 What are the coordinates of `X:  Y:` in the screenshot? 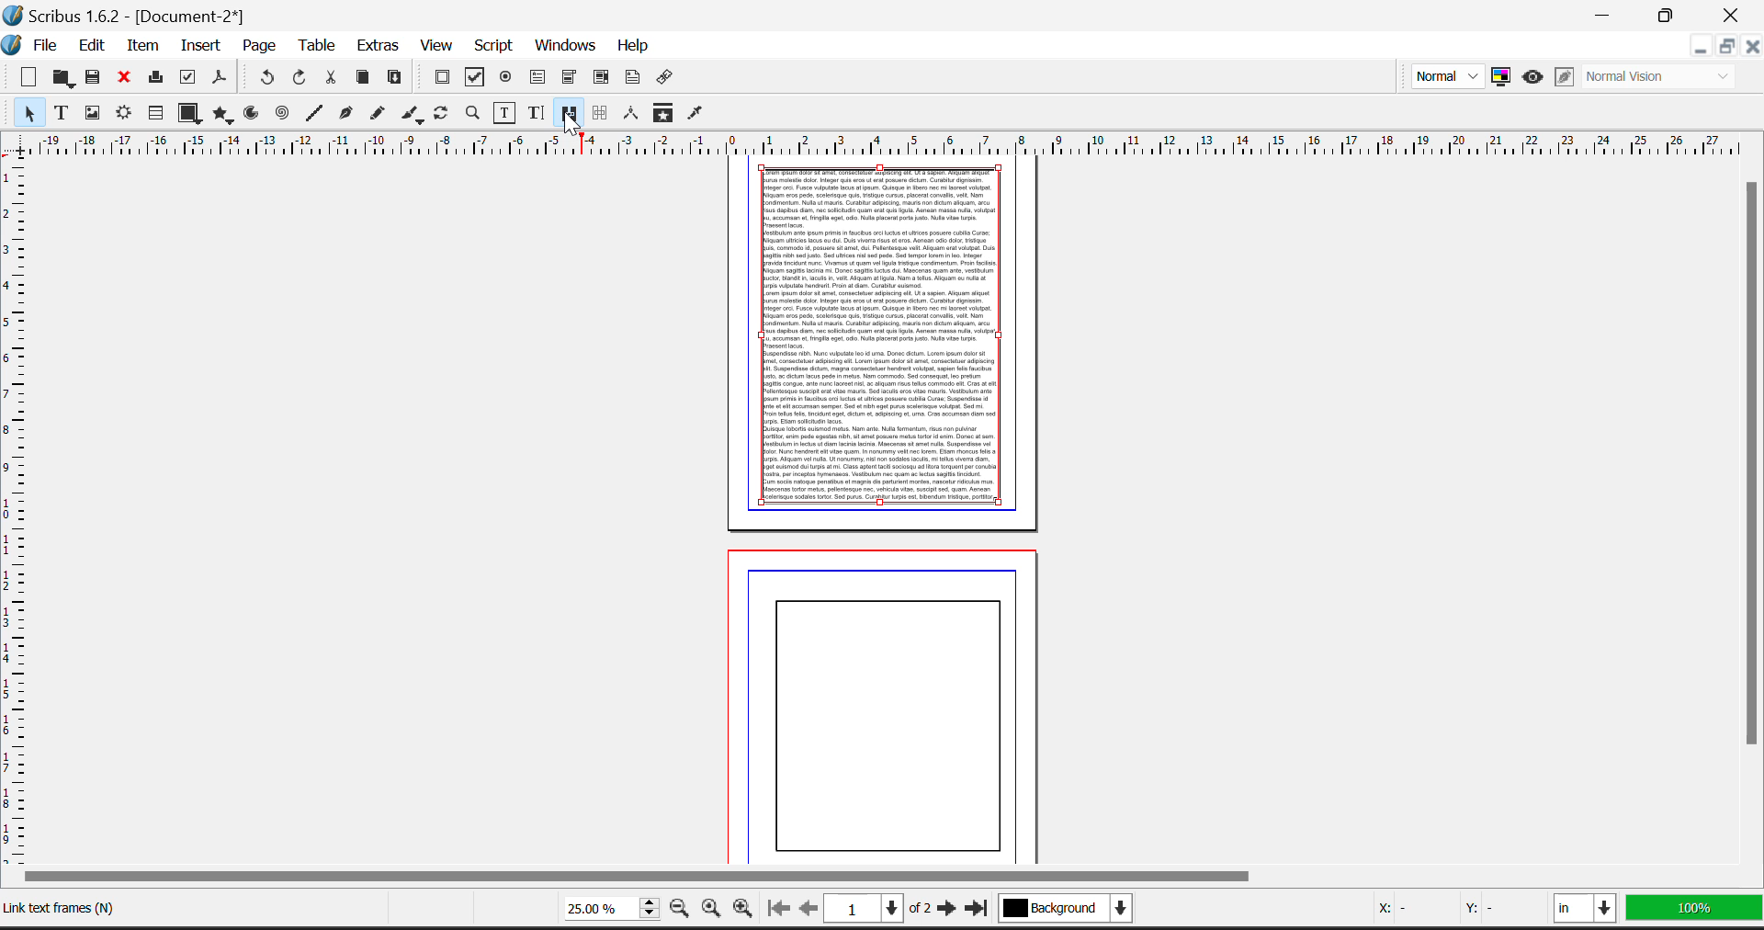 It's located at (1450, 912).